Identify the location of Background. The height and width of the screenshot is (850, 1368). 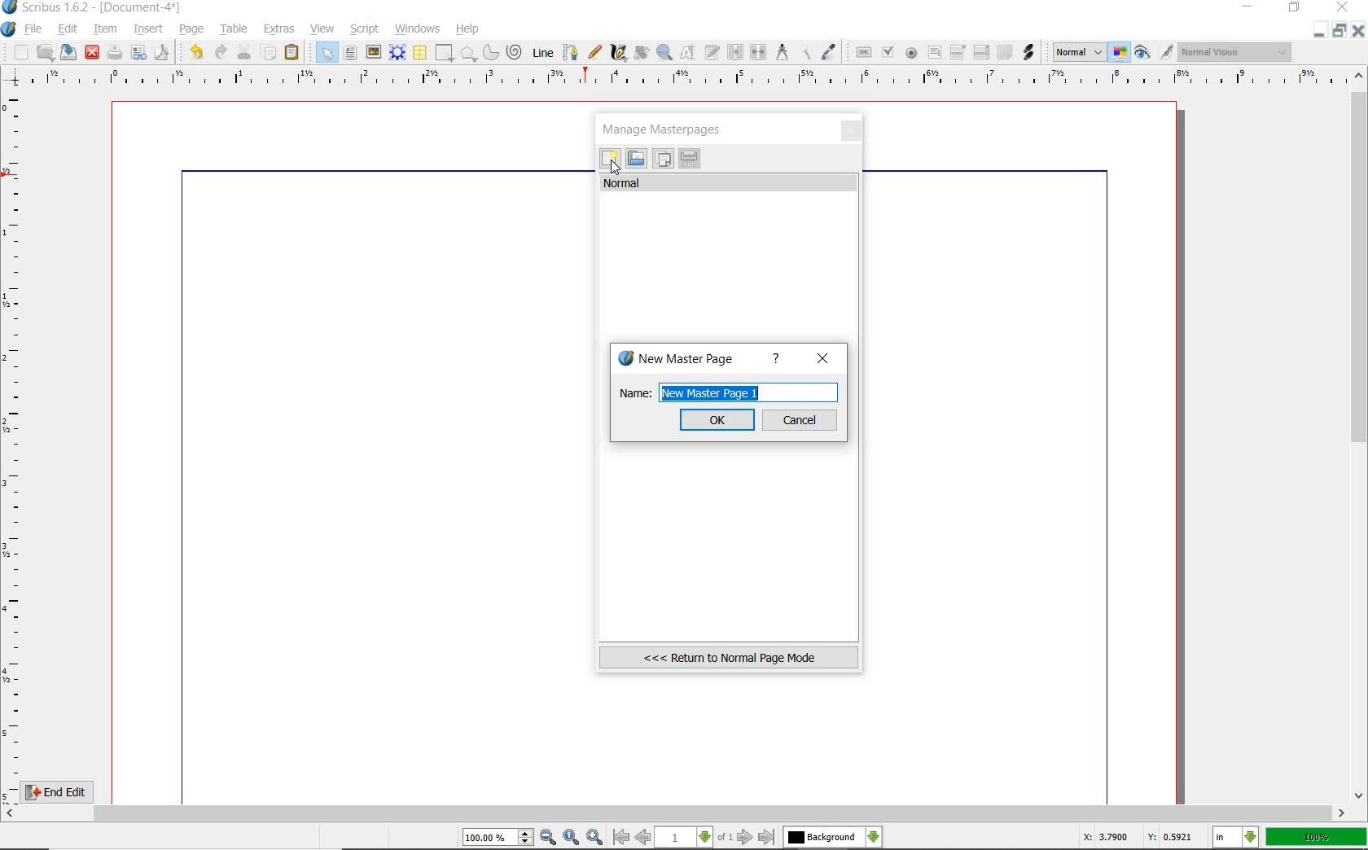
(833, 838).